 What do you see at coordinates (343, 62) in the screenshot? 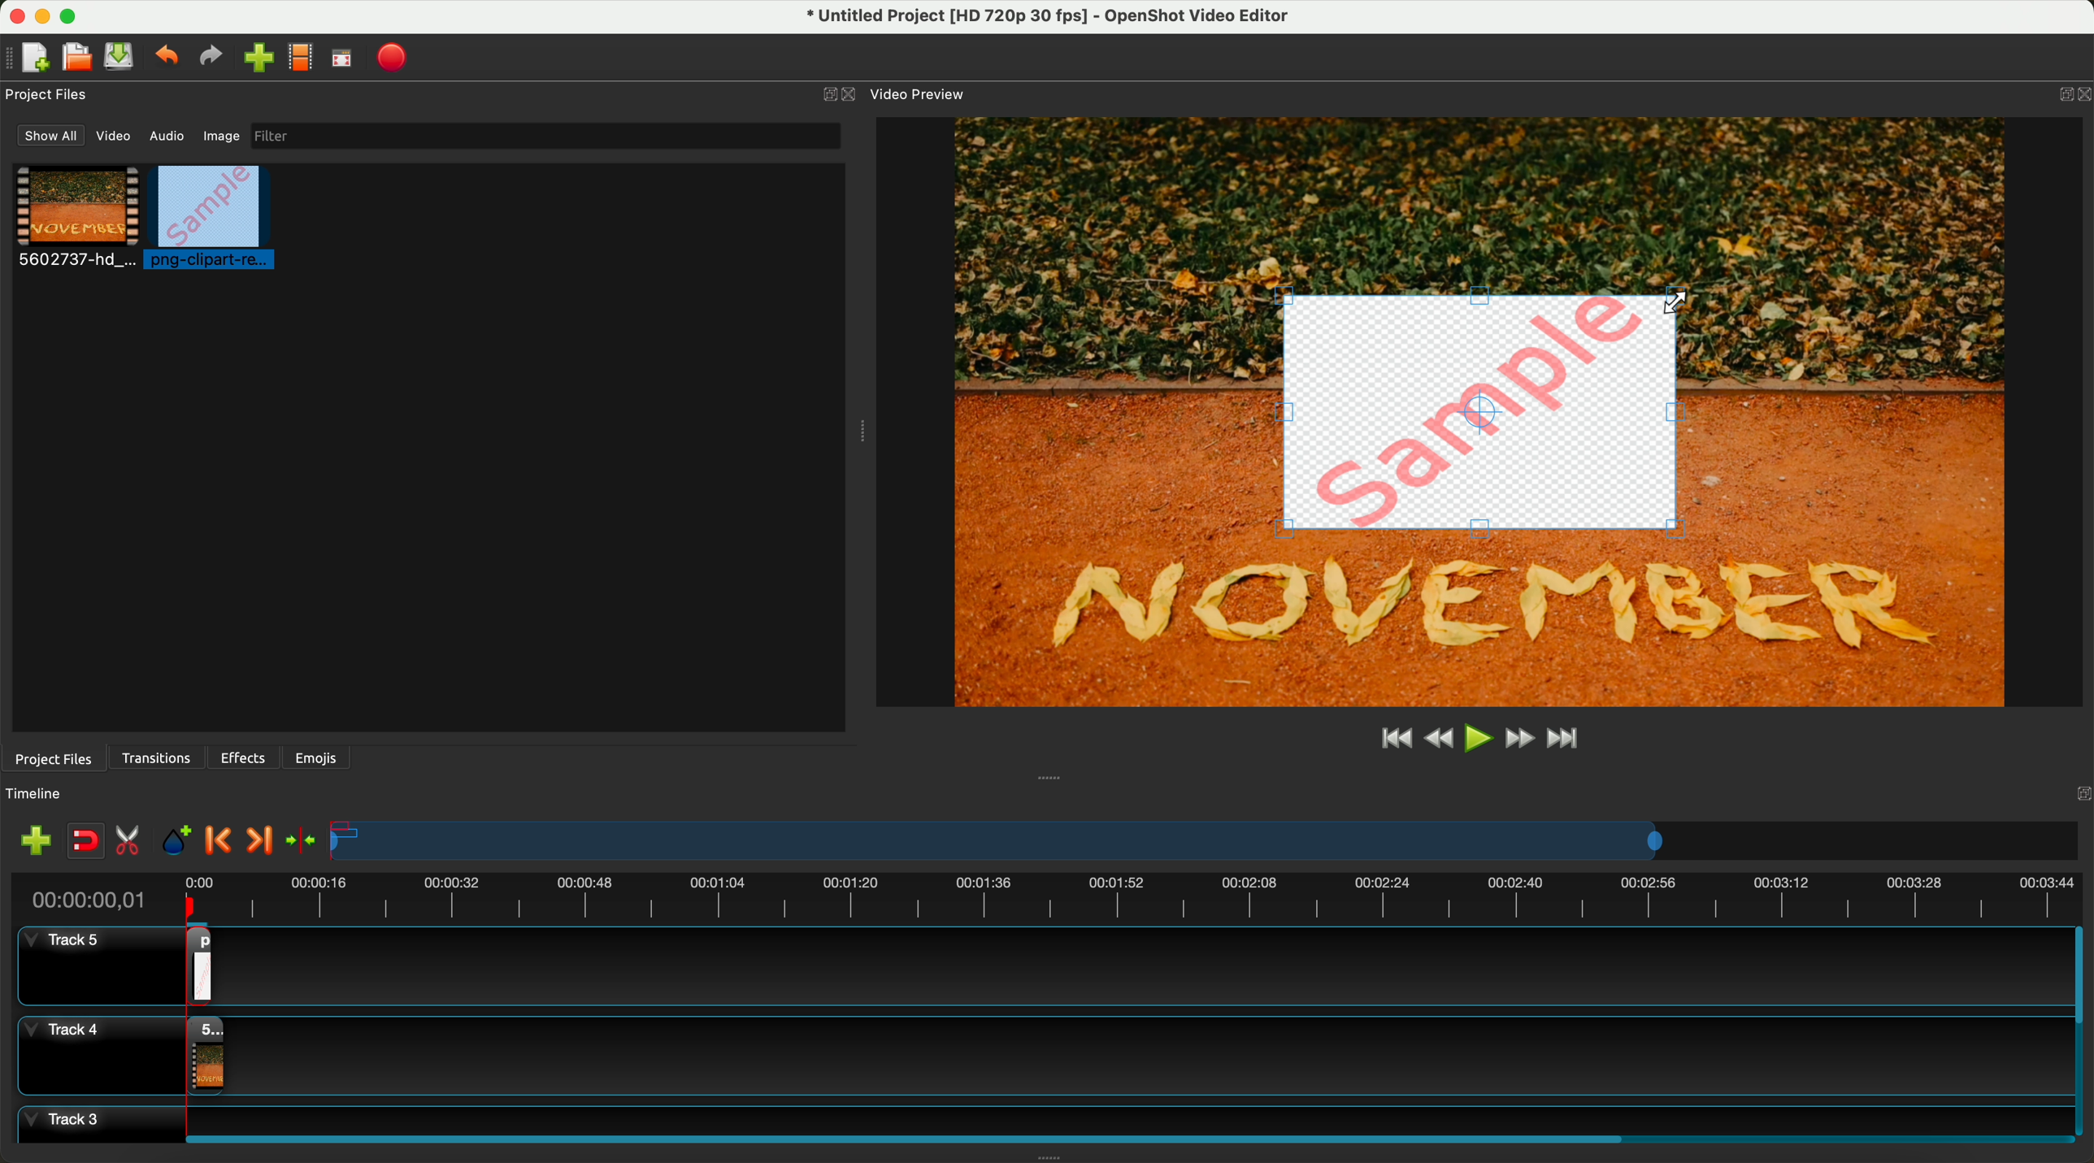
I see `full screen` at bounding box center [343, 62].